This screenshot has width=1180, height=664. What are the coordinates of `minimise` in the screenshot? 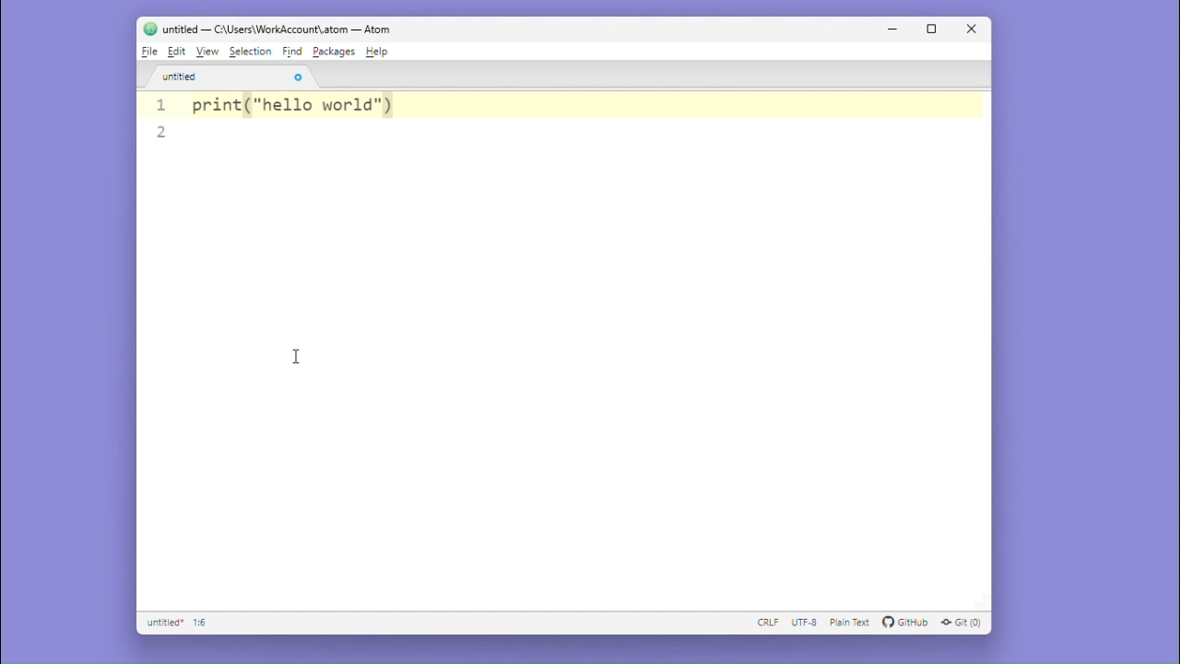 It's located at (899, 28).